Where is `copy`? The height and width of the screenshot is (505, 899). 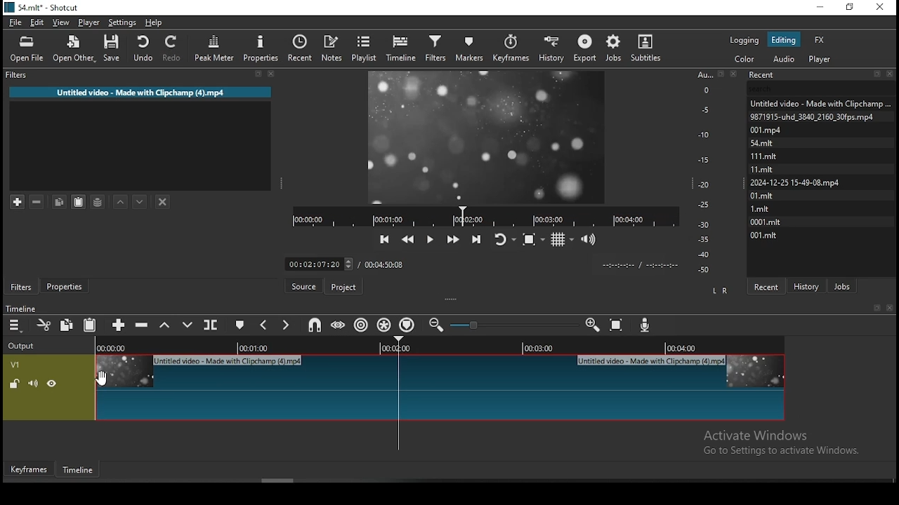
copy is located at coordinates (66, 324).